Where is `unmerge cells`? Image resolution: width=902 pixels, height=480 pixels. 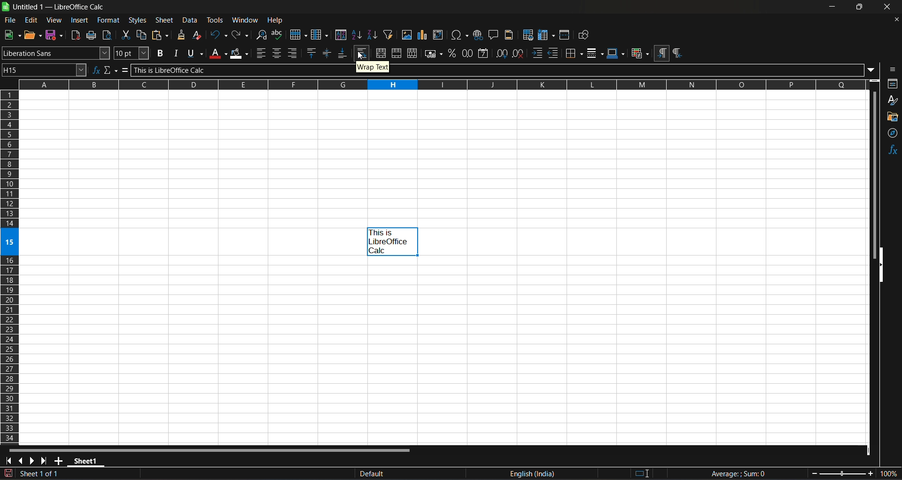
unmerge cells is located at coordinates (412, 53).